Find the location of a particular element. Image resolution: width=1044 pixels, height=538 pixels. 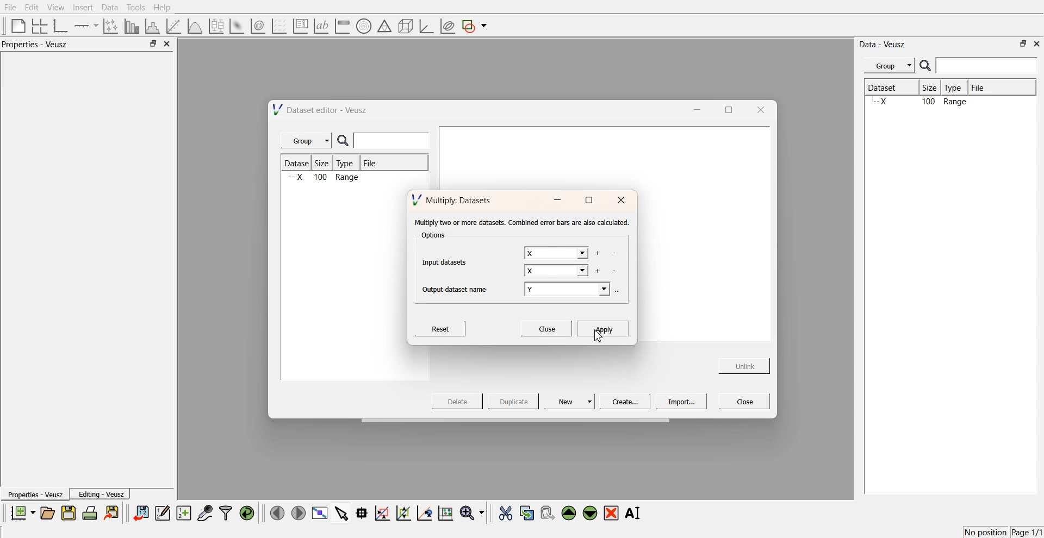

Apply is located at coordinates (603, 328).